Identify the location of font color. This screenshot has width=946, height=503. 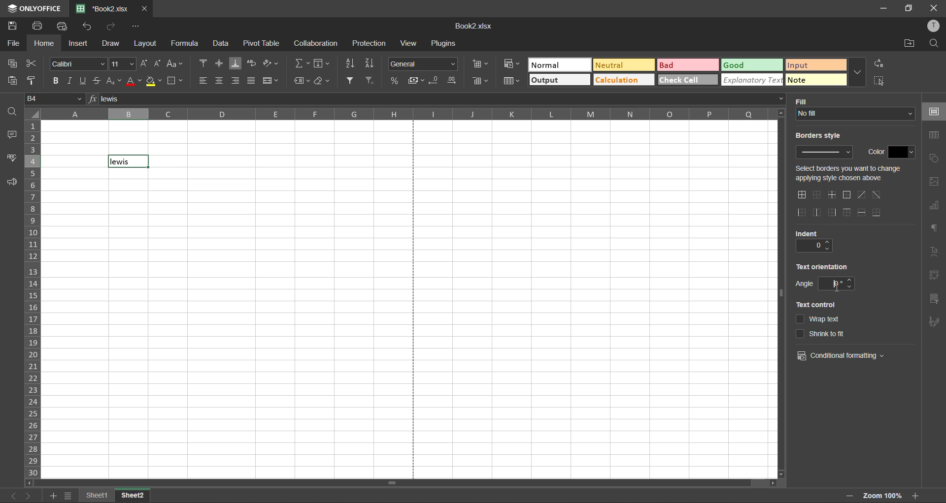
(134, 83).